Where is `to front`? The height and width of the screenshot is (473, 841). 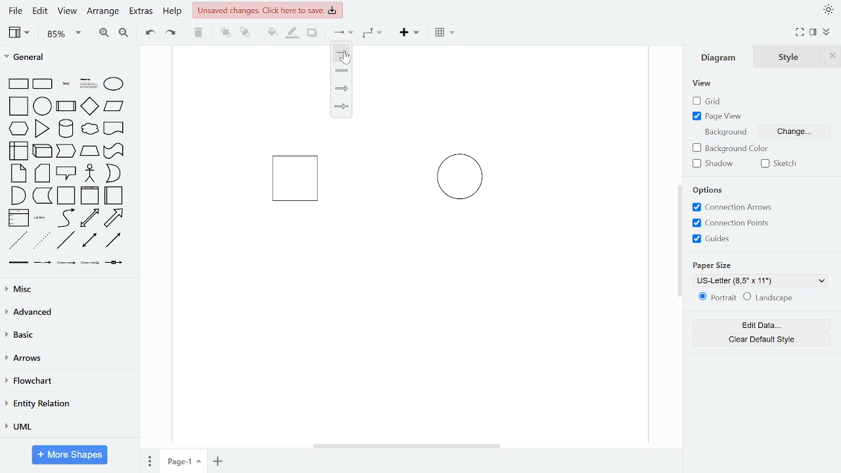
to front is located at coordinates (225, 33).